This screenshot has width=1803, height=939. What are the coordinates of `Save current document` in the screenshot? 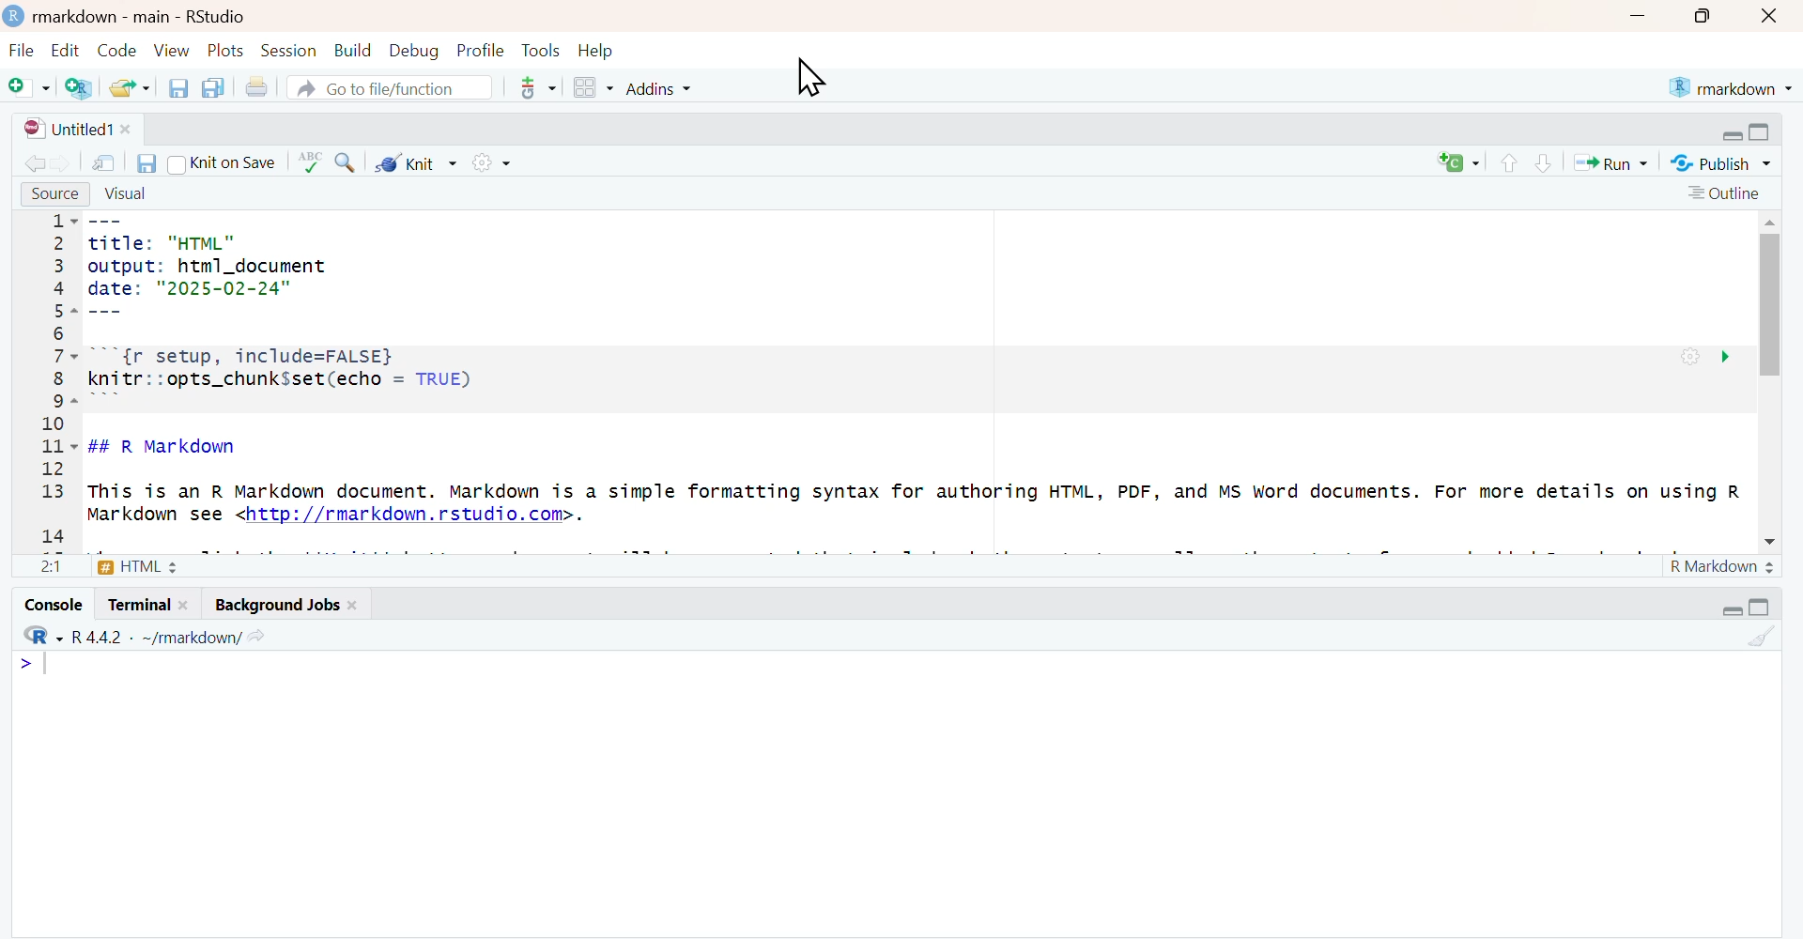 It's located at (177, 87).